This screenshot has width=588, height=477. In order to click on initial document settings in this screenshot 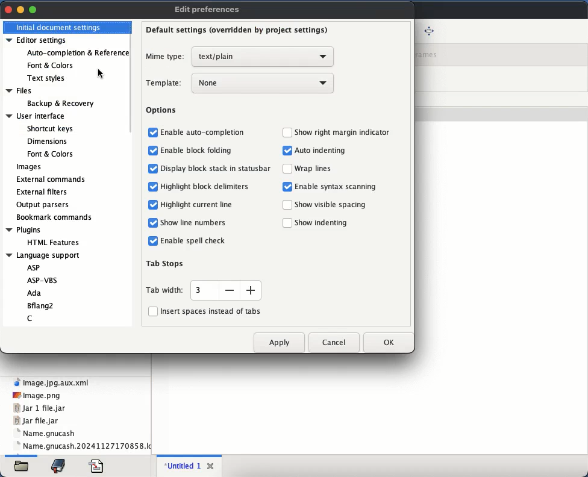, I will do `click(61, 26)`.